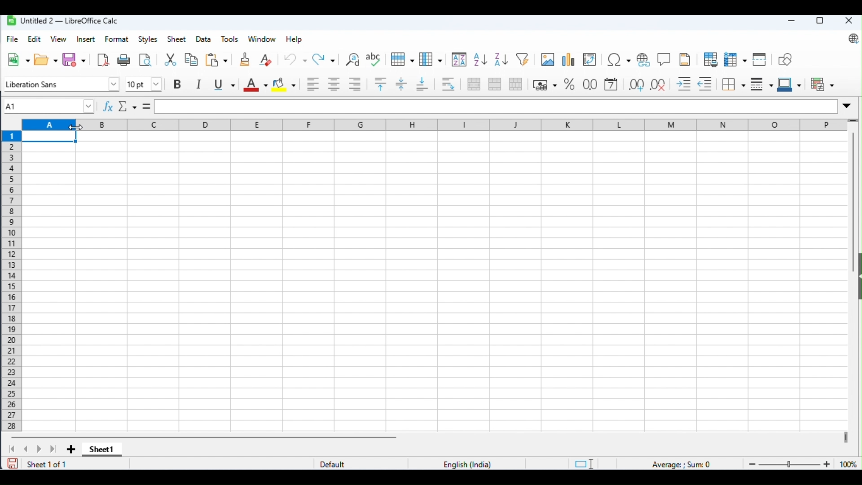 The width and height of the screenshot is (862, 485). Describe the element at coordinates (735, 60) in the screenshot. I see `freeze rows and columns` at that location.